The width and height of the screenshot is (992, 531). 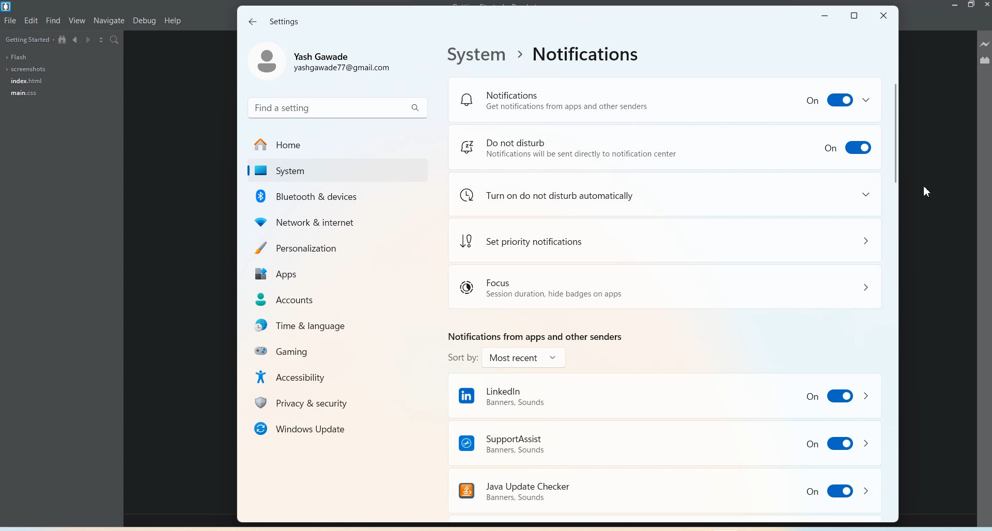 I want to click on View, so click(x=77, y=21).